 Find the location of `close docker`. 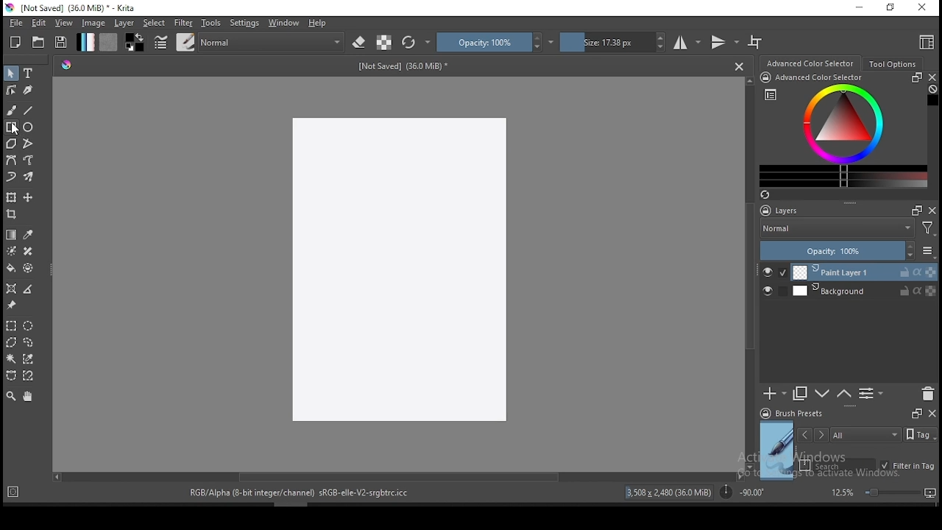

close docker is located at coordinates (932, 412).